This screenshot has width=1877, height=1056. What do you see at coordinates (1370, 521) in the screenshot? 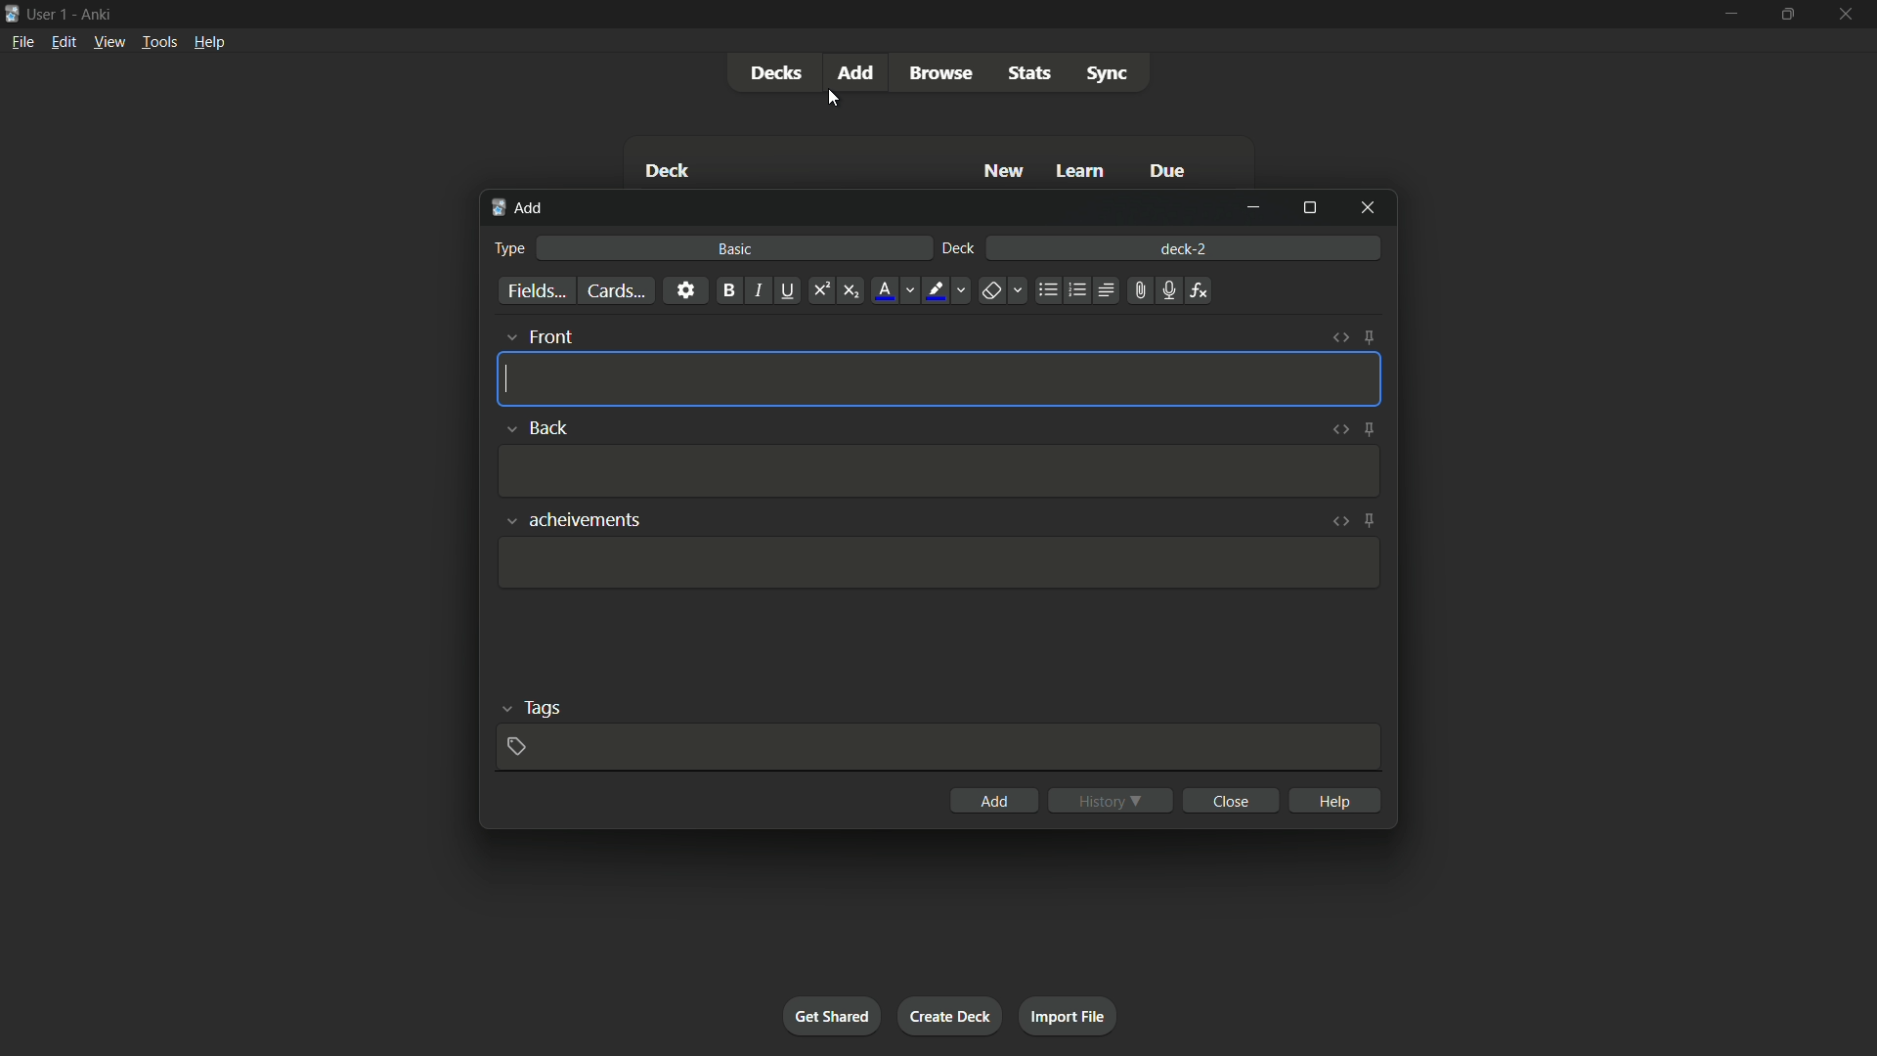
I see `toggle sticky` at bounding box center [1370, 521].